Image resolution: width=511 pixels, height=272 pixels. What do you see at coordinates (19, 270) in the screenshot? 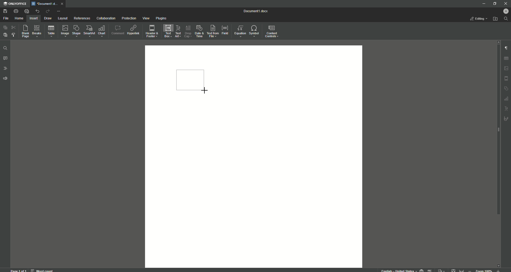
I see `page 1 of 1` at bounding box center [19, 270].